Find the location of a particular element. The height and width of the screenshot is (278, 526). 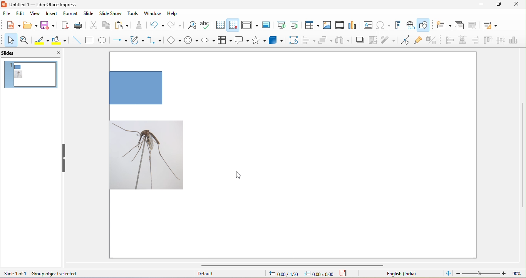

curve and polygon is located at coordinates (137, 41).